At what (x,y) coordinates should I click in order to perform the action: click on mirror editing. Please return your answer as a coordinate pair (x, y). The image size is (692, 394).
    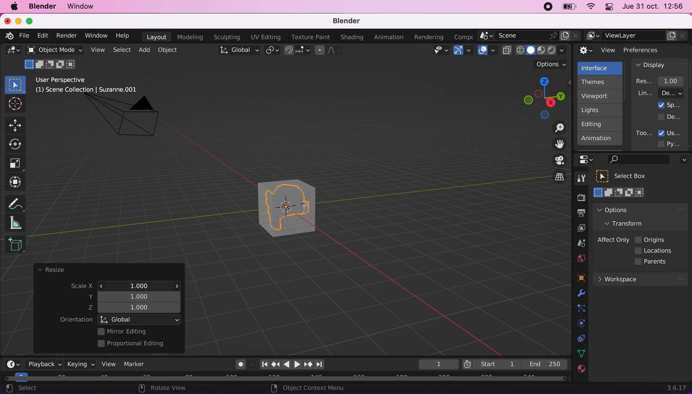
    Looking at the image, I should click on (138, 331).